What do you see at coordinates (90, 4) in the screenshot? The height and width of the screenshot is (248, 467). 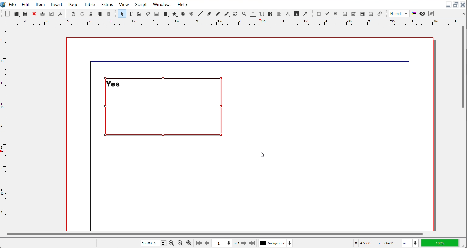 I see `Table` at bounding box center [90, 4].